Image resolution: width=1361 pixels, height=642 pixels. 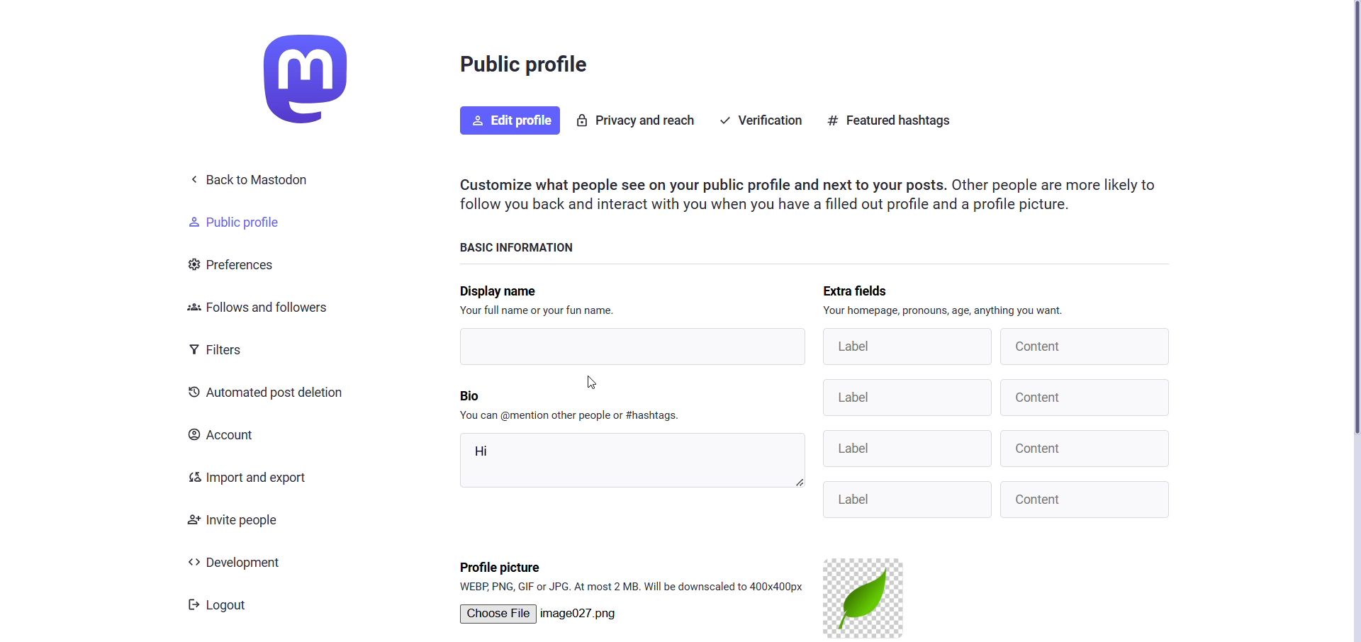 What do you see at coordinates (246, 179) in the screenshot?
I see `< Back to Mastodon` at bounding box center [246, 179].